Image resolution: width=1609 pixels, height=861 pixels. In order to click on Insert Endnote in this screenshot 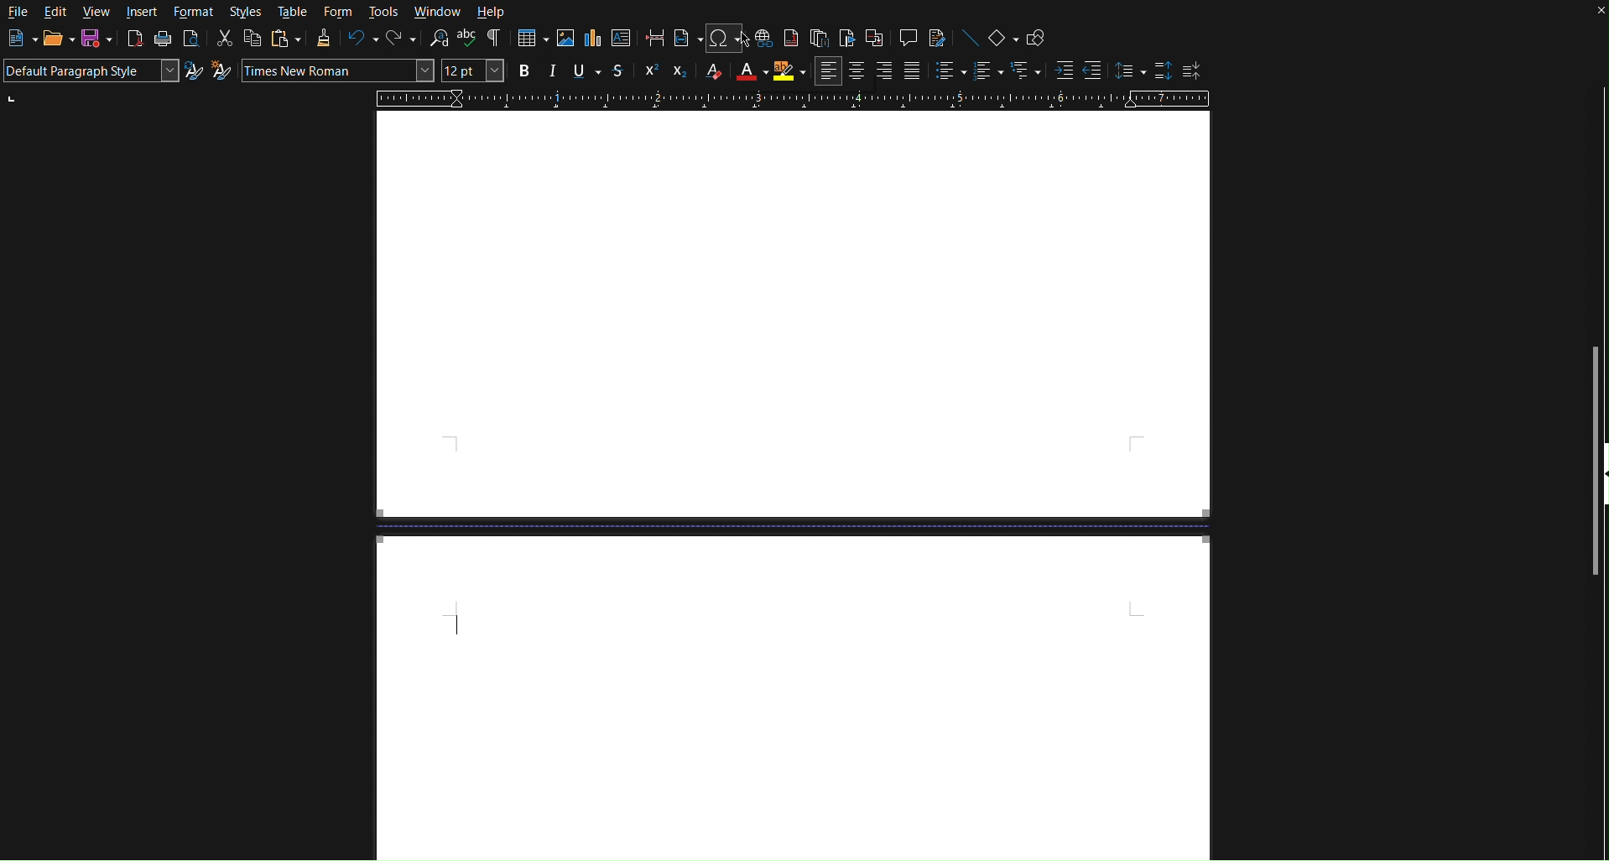, I will do `click(820, 38)`.